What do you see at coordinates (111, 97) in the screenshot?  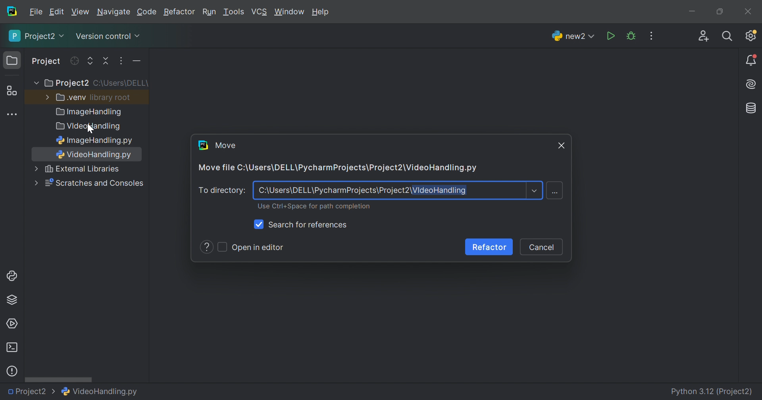 I see `library root` at bounding box center [111, 97].